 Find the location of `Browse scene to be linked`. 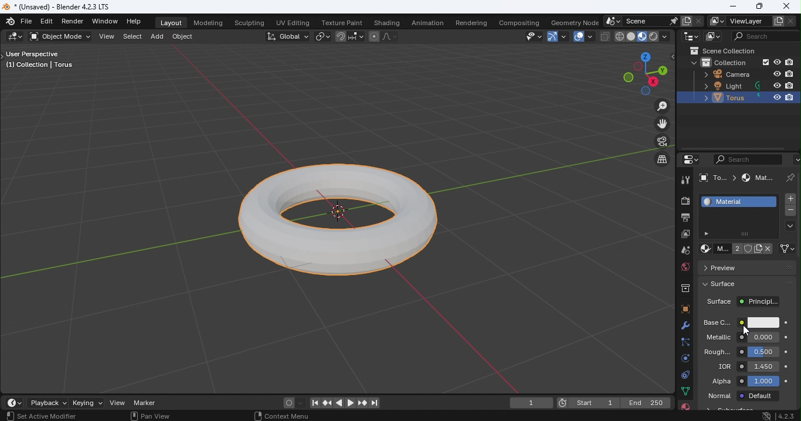

Browse scene to be linked is located at coordinates (612, 21).